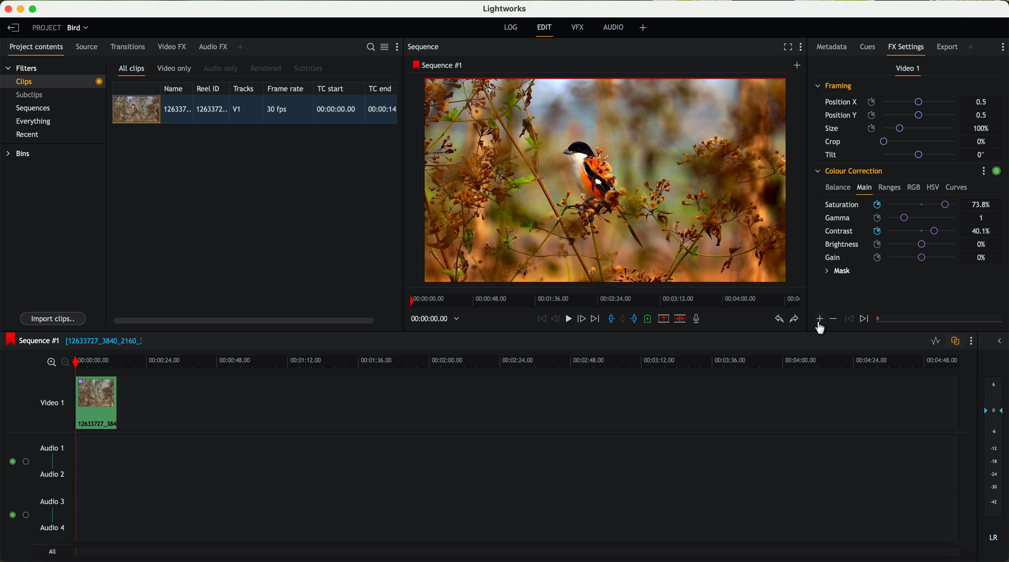  Describe the element at coordinates (19, 154) in the screenshot. I see `bins` at that location.